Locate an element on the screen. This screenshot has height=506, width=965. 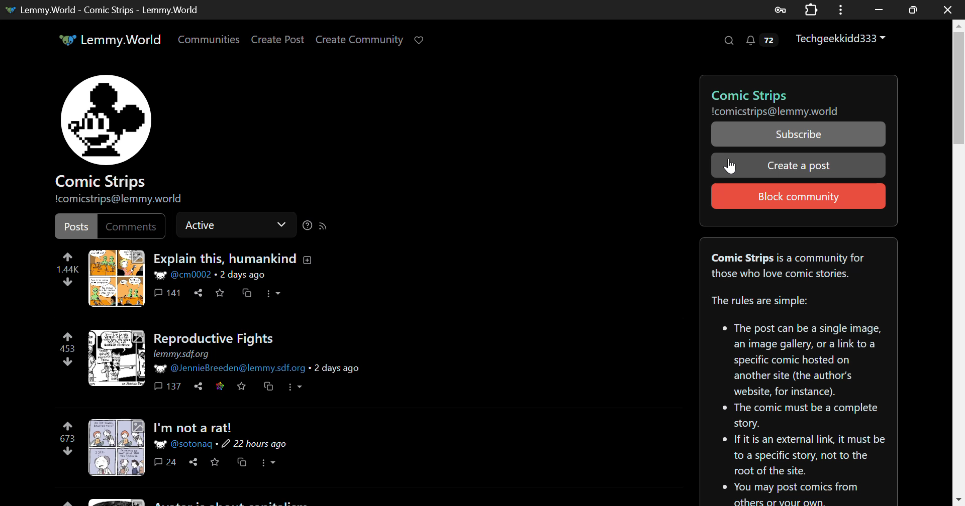
Post Media is located at coordinates (117, 357).